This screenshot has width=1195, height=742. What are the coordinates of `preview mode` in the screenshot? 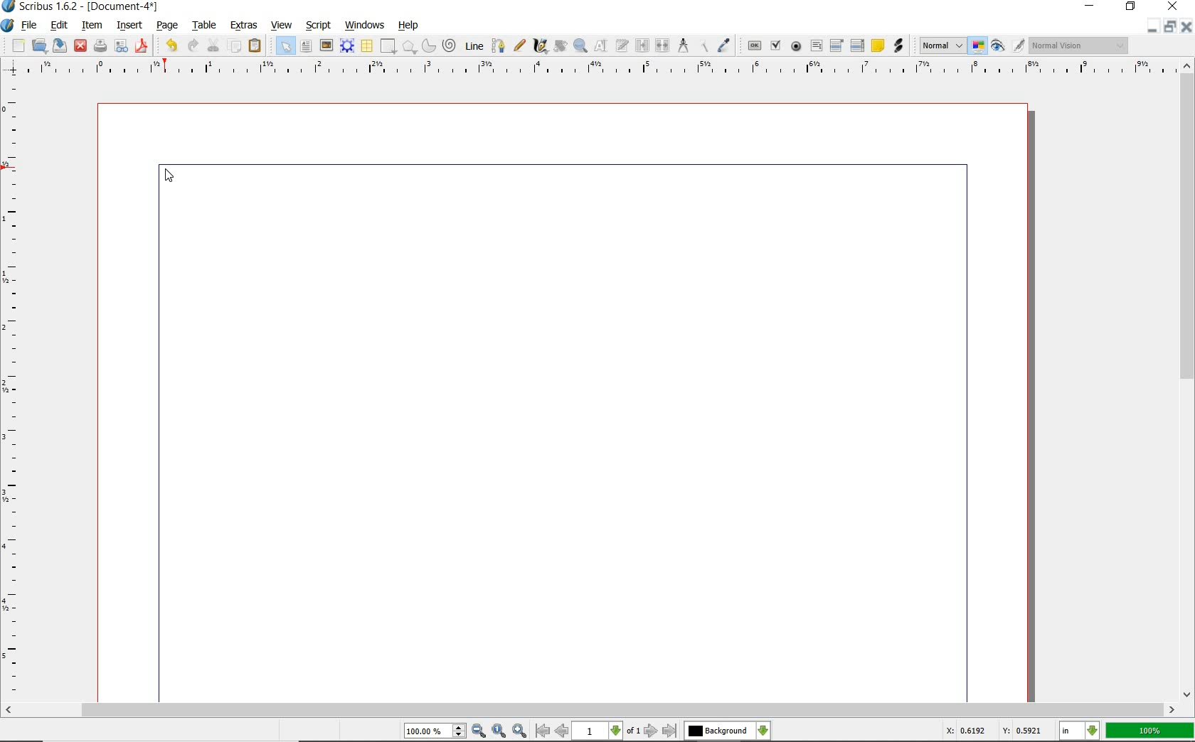 It's located at (1008, 47).